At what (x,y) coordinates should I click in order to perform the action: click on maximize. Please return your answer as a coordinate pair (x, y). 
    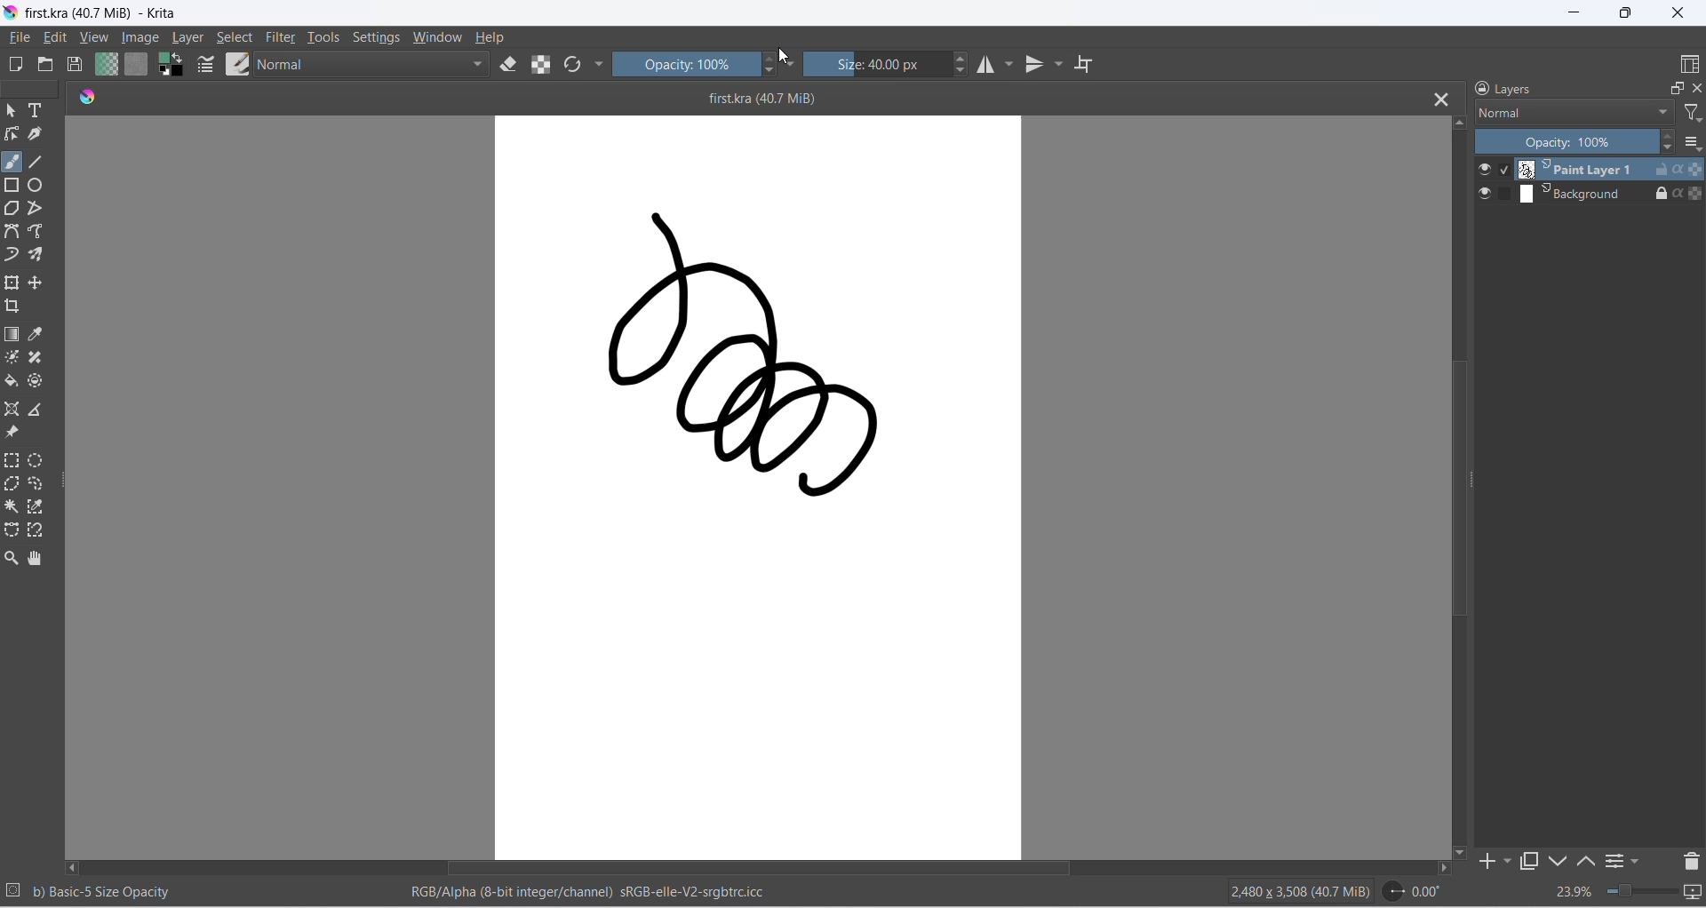
    Looking at the image, I should click on (1624, 12).